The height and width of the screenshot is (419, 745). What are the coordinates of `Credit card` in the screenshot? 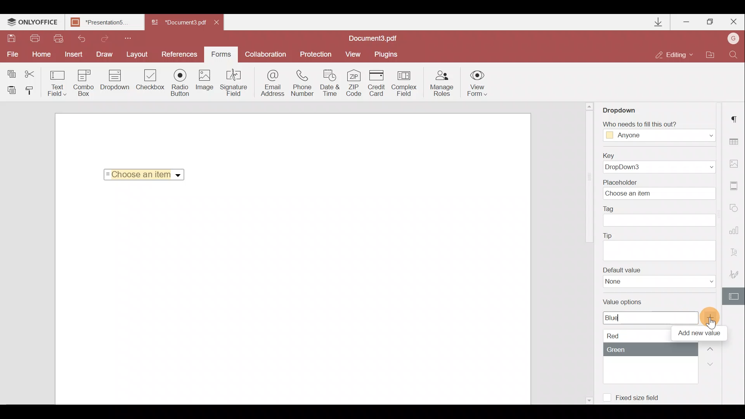 It's located at (378, 82).